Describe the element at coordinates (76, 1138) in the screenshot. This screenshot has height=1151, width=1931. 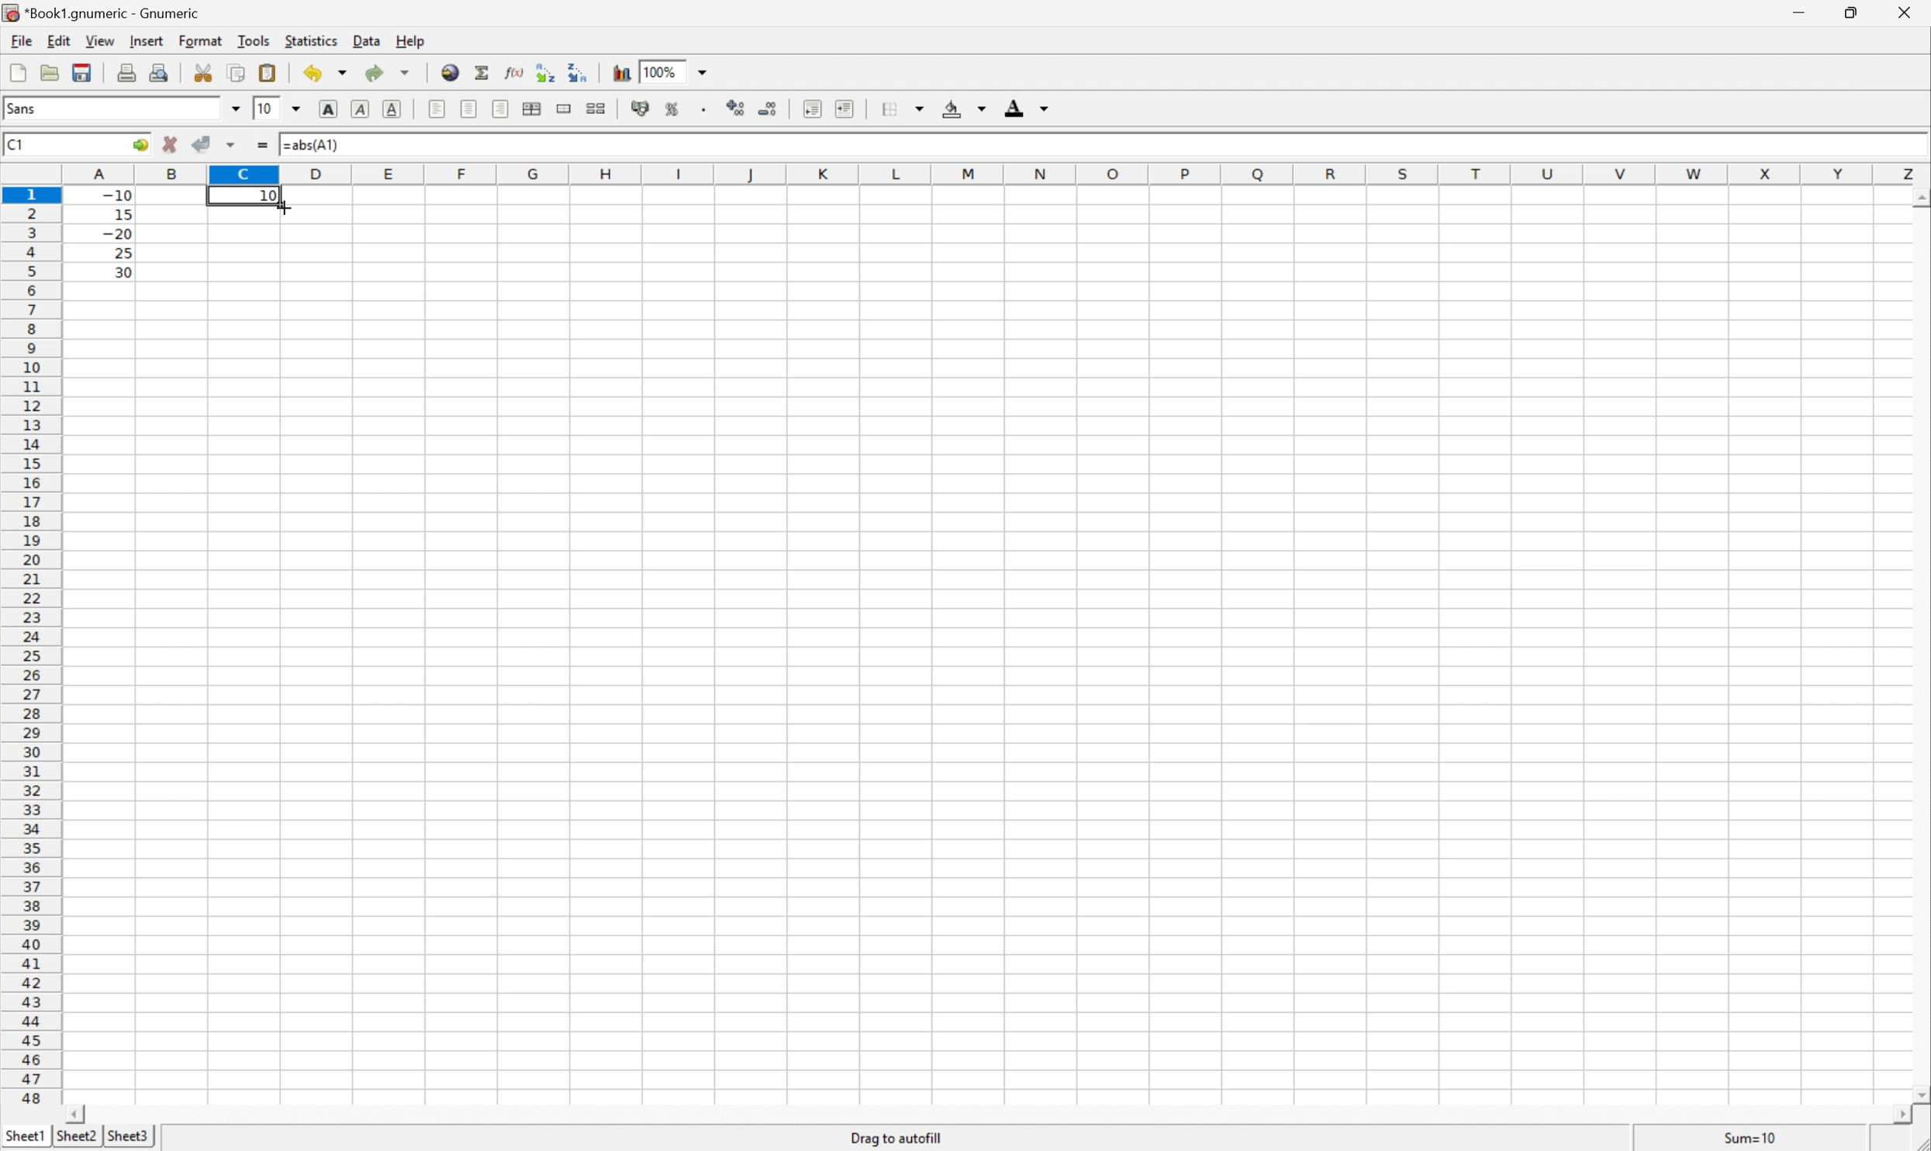
I see `sheet2` at that location.